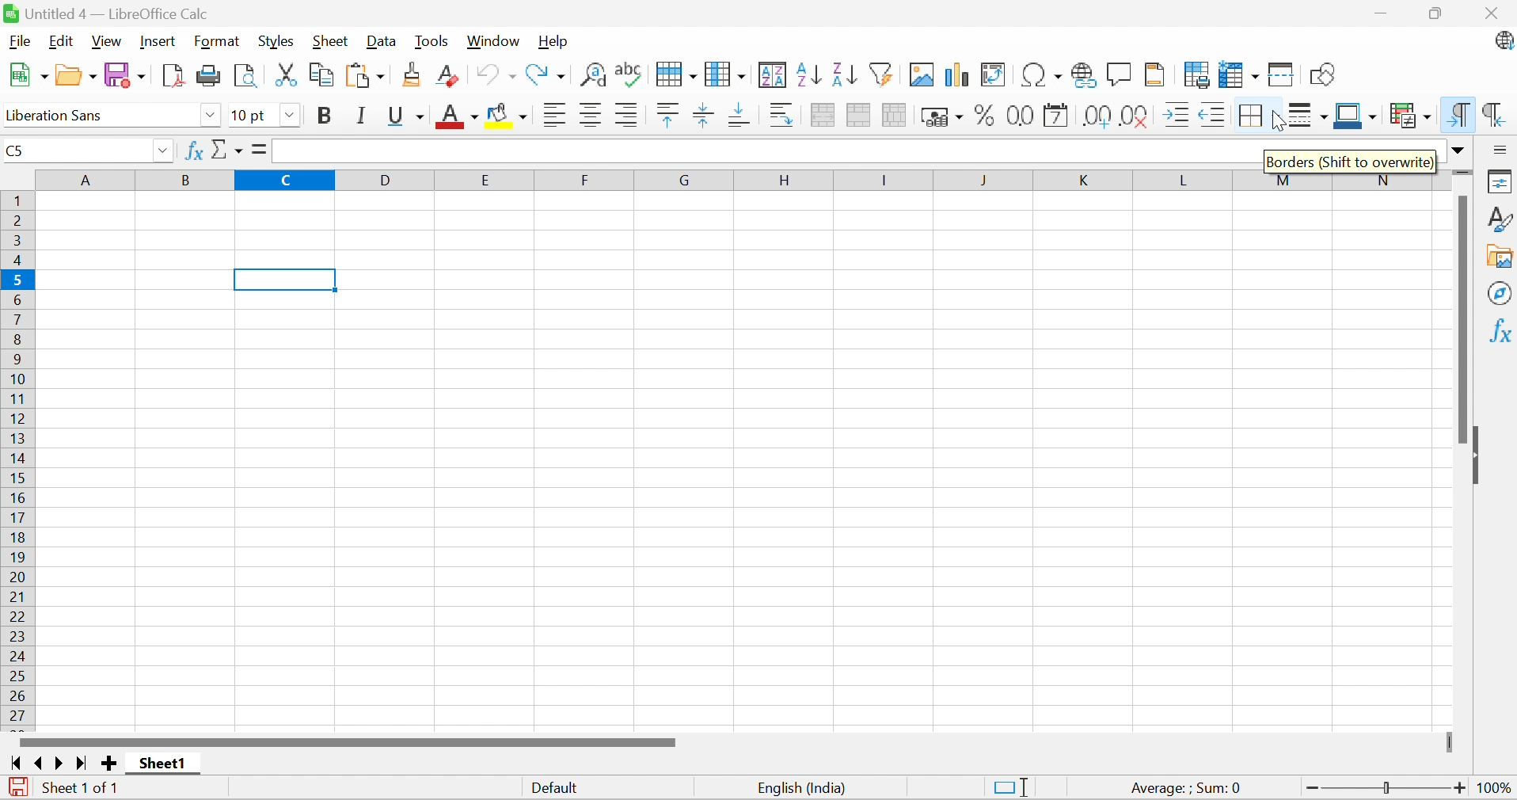 The image size is (1517, 800). Describe the element at coordinates (1187, 789) in the screenshot. I see `verage ; Sum:0` at that location.